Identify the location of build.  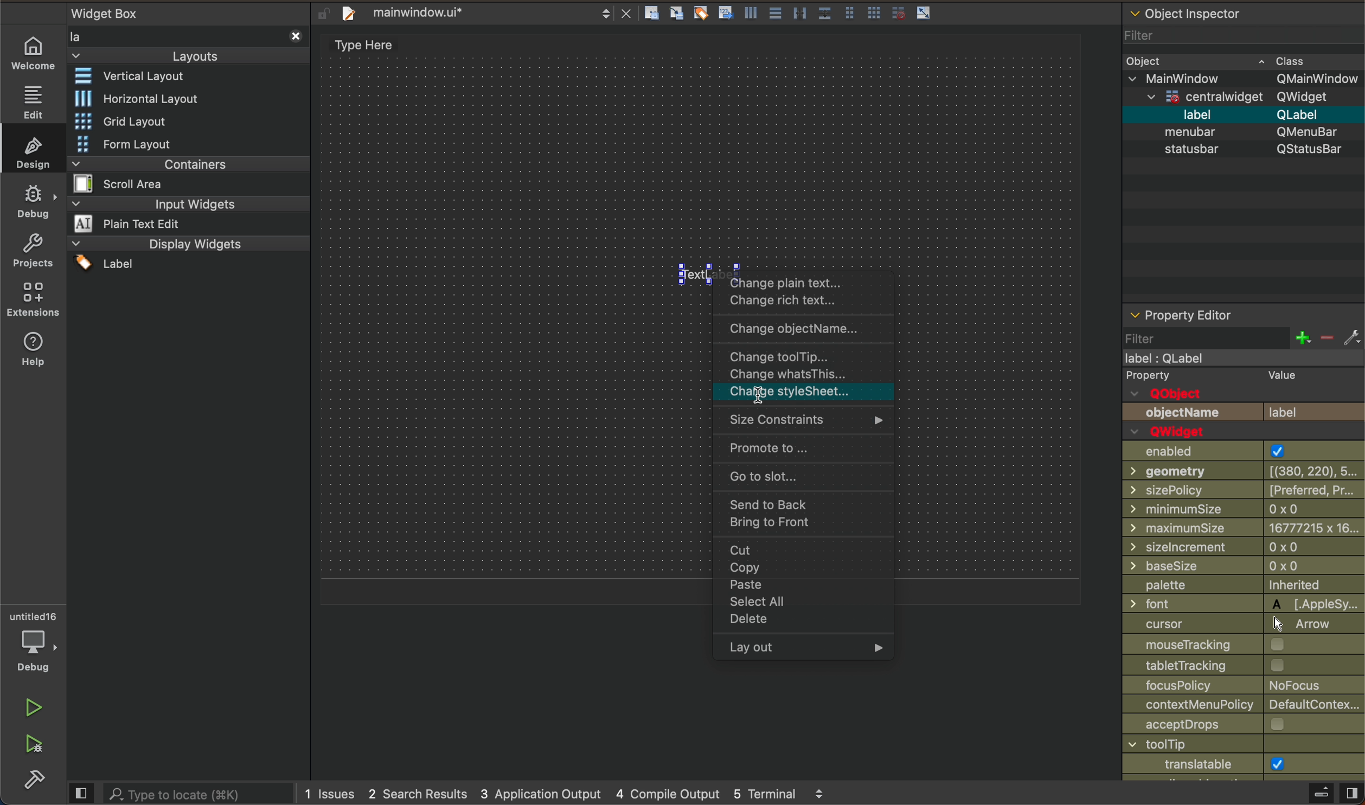
(35, 782).